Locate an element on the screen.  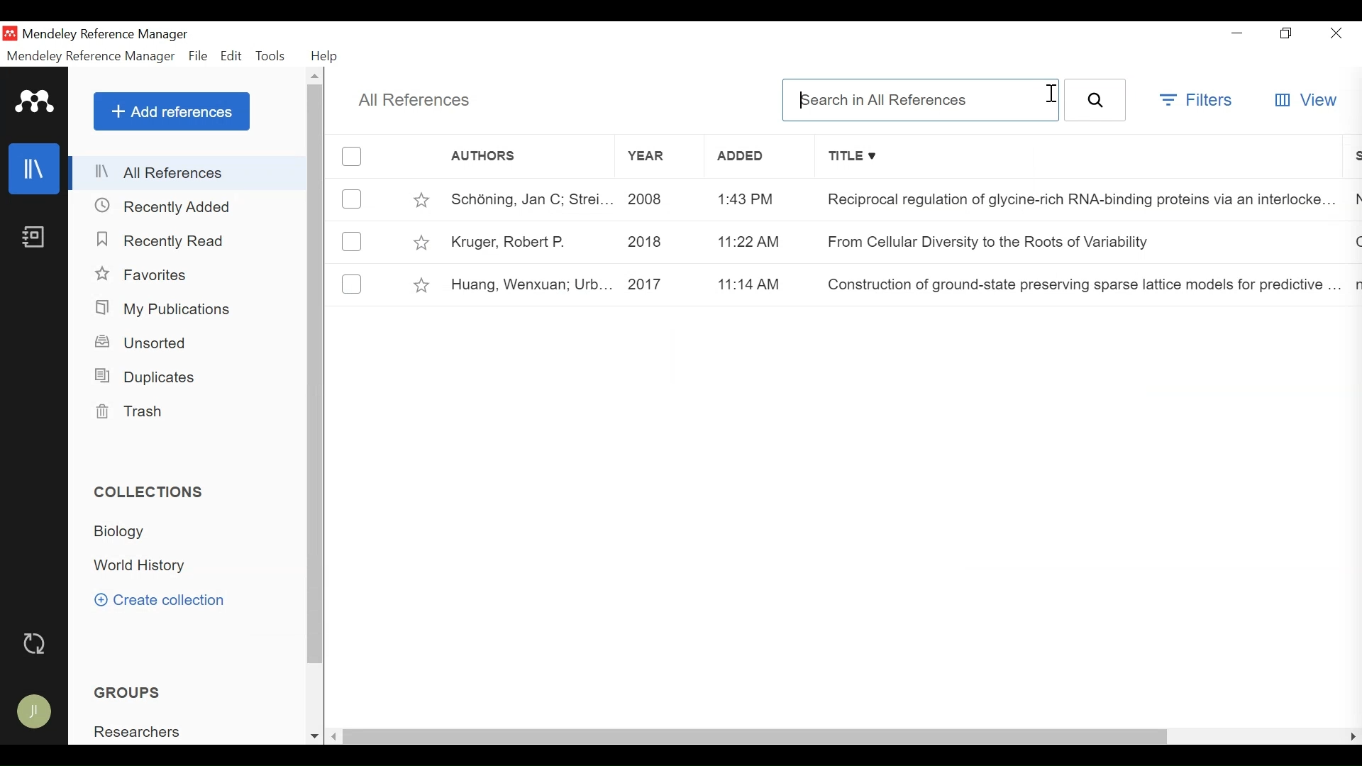
Scroll up is located at coordinates (316, 77).